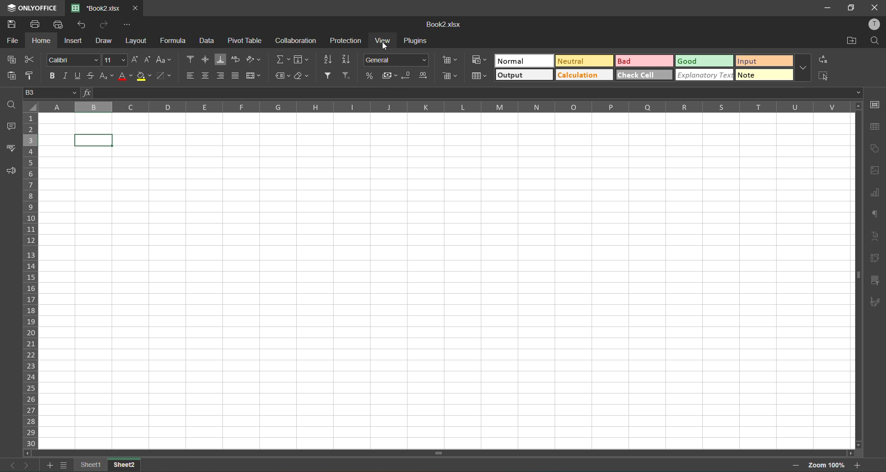  What do you see at coordinates (296, 40) in the screenshot?
I see `collaboration` at bounding box center [296, 40].